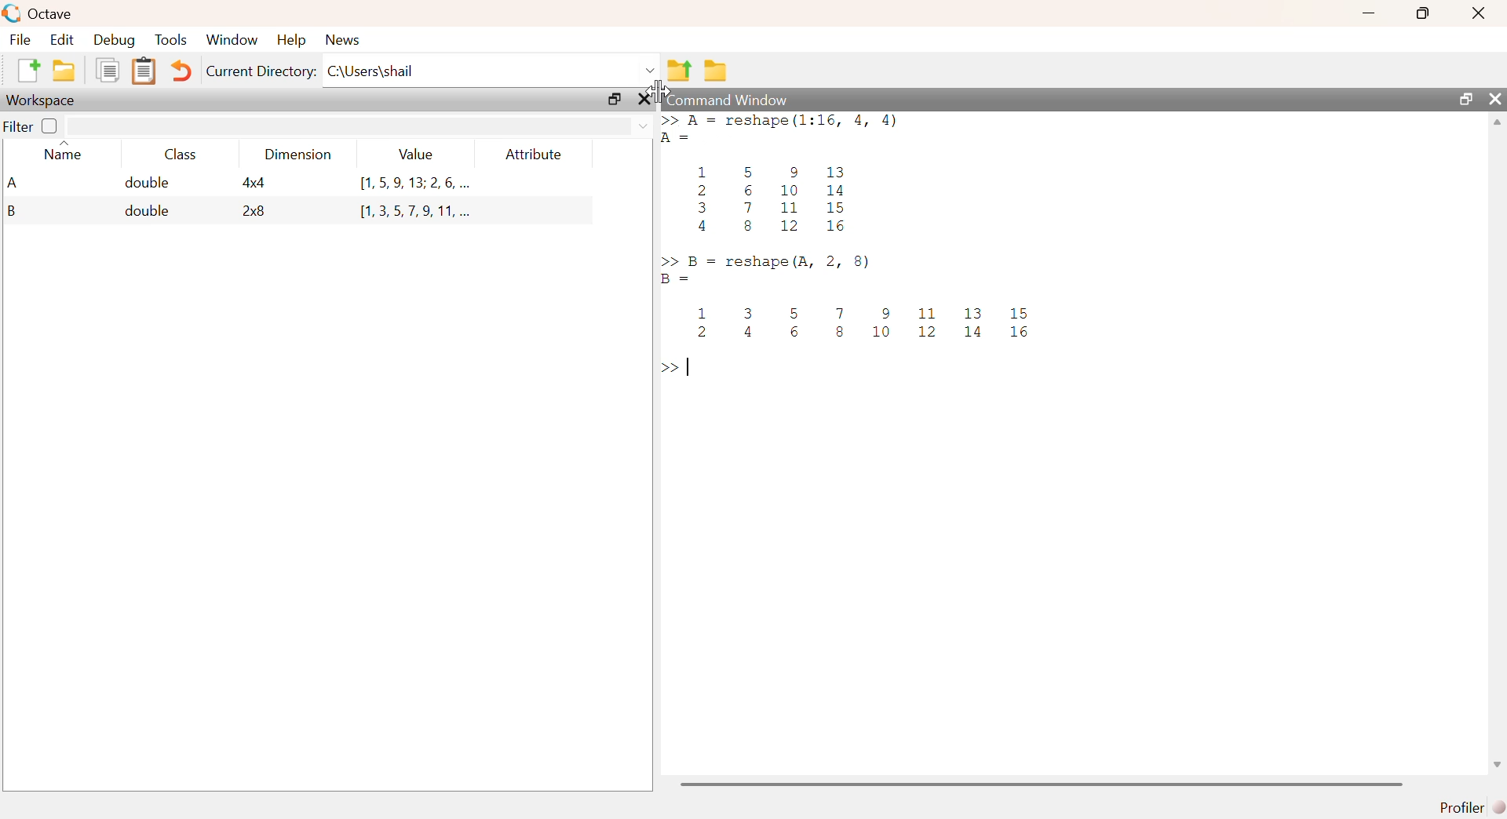 The image size is (1507, 819). I want to click on browse directories, so click(717, 72).